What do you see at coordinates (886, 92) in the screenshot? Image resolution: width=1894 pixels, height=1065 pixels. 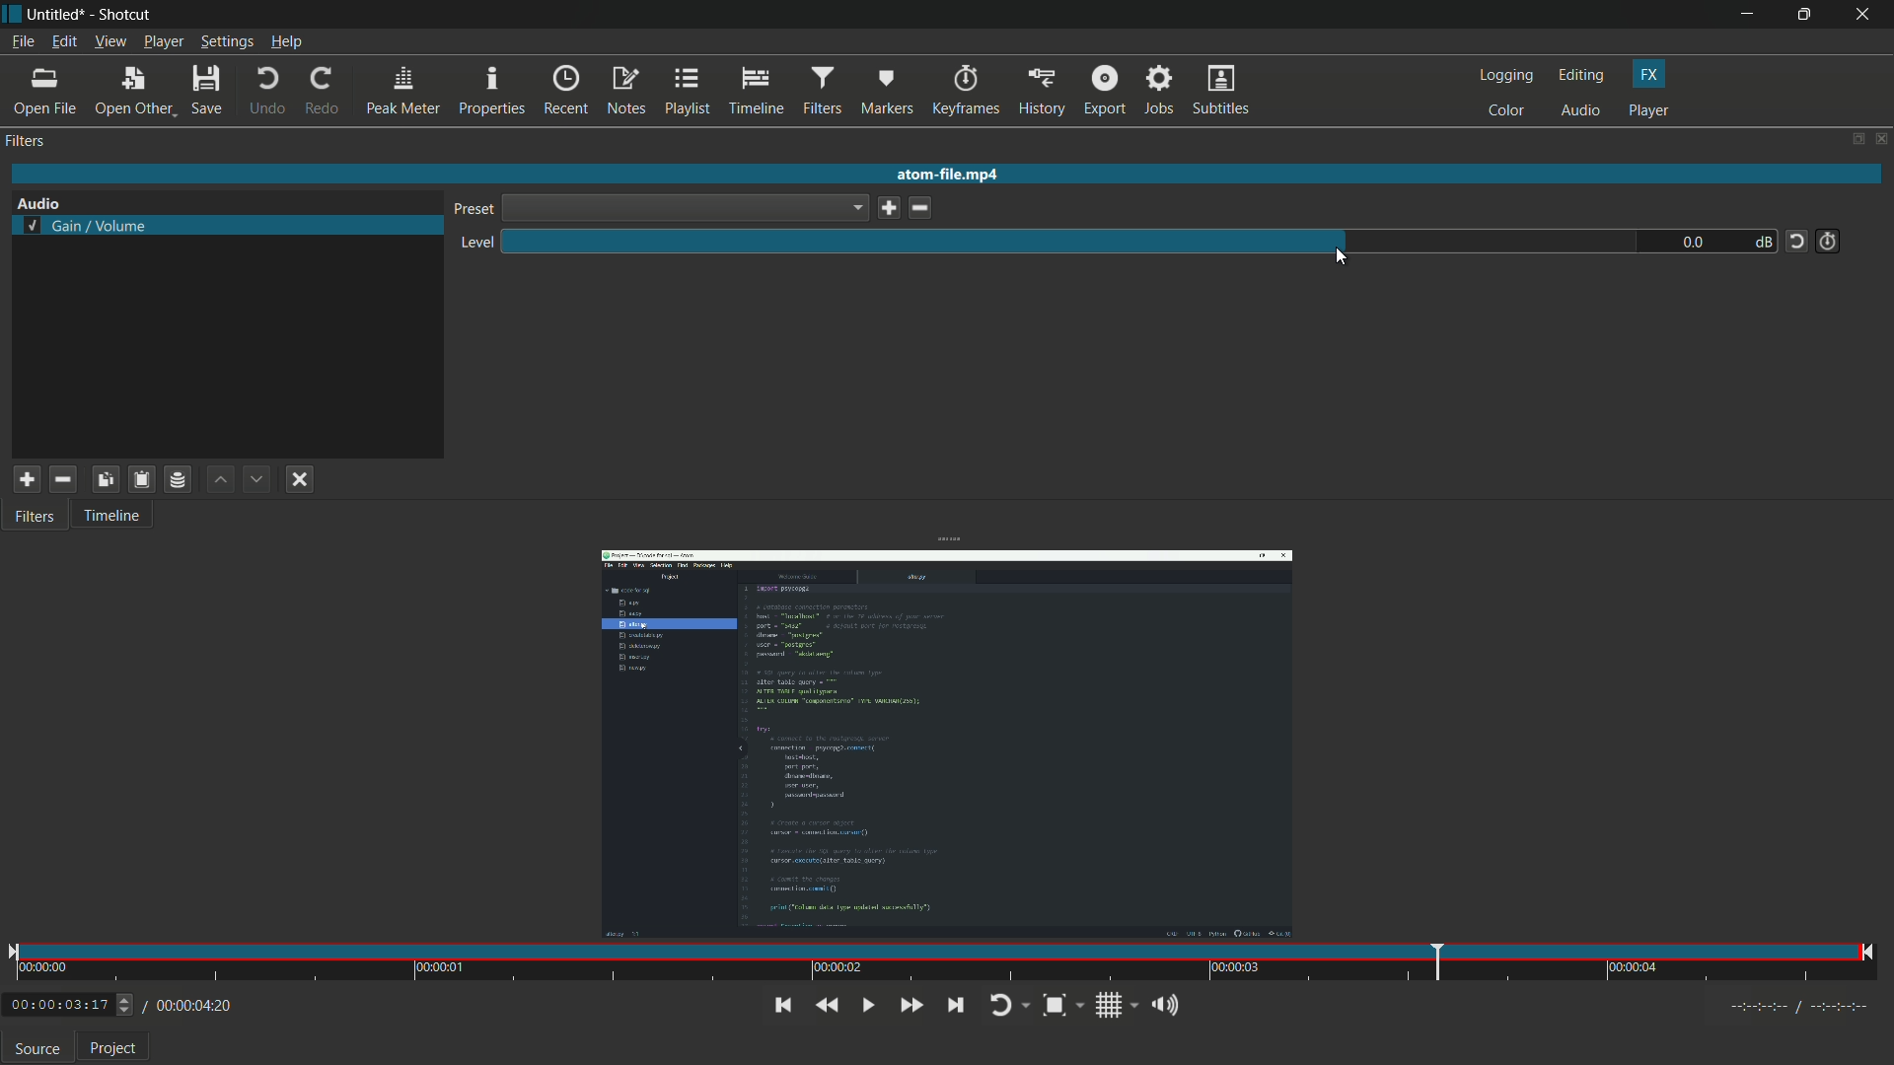 I see `markers` at bounding box center [886, 92].